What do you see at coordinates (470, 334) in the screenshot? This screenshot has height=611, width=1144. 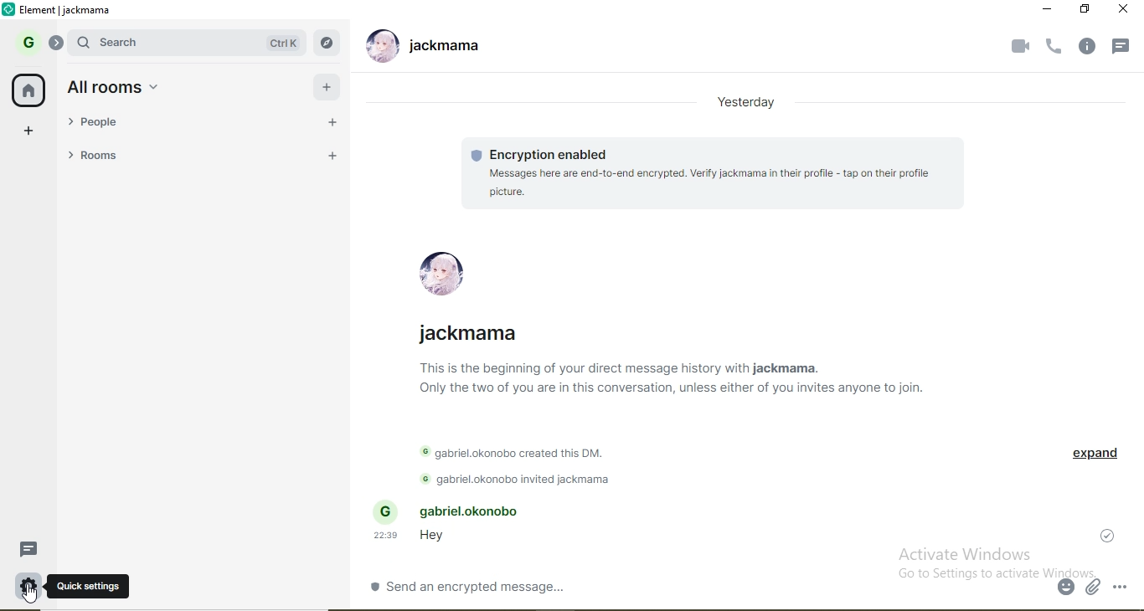 I see `jackmama` at bounding box center [470, 334].